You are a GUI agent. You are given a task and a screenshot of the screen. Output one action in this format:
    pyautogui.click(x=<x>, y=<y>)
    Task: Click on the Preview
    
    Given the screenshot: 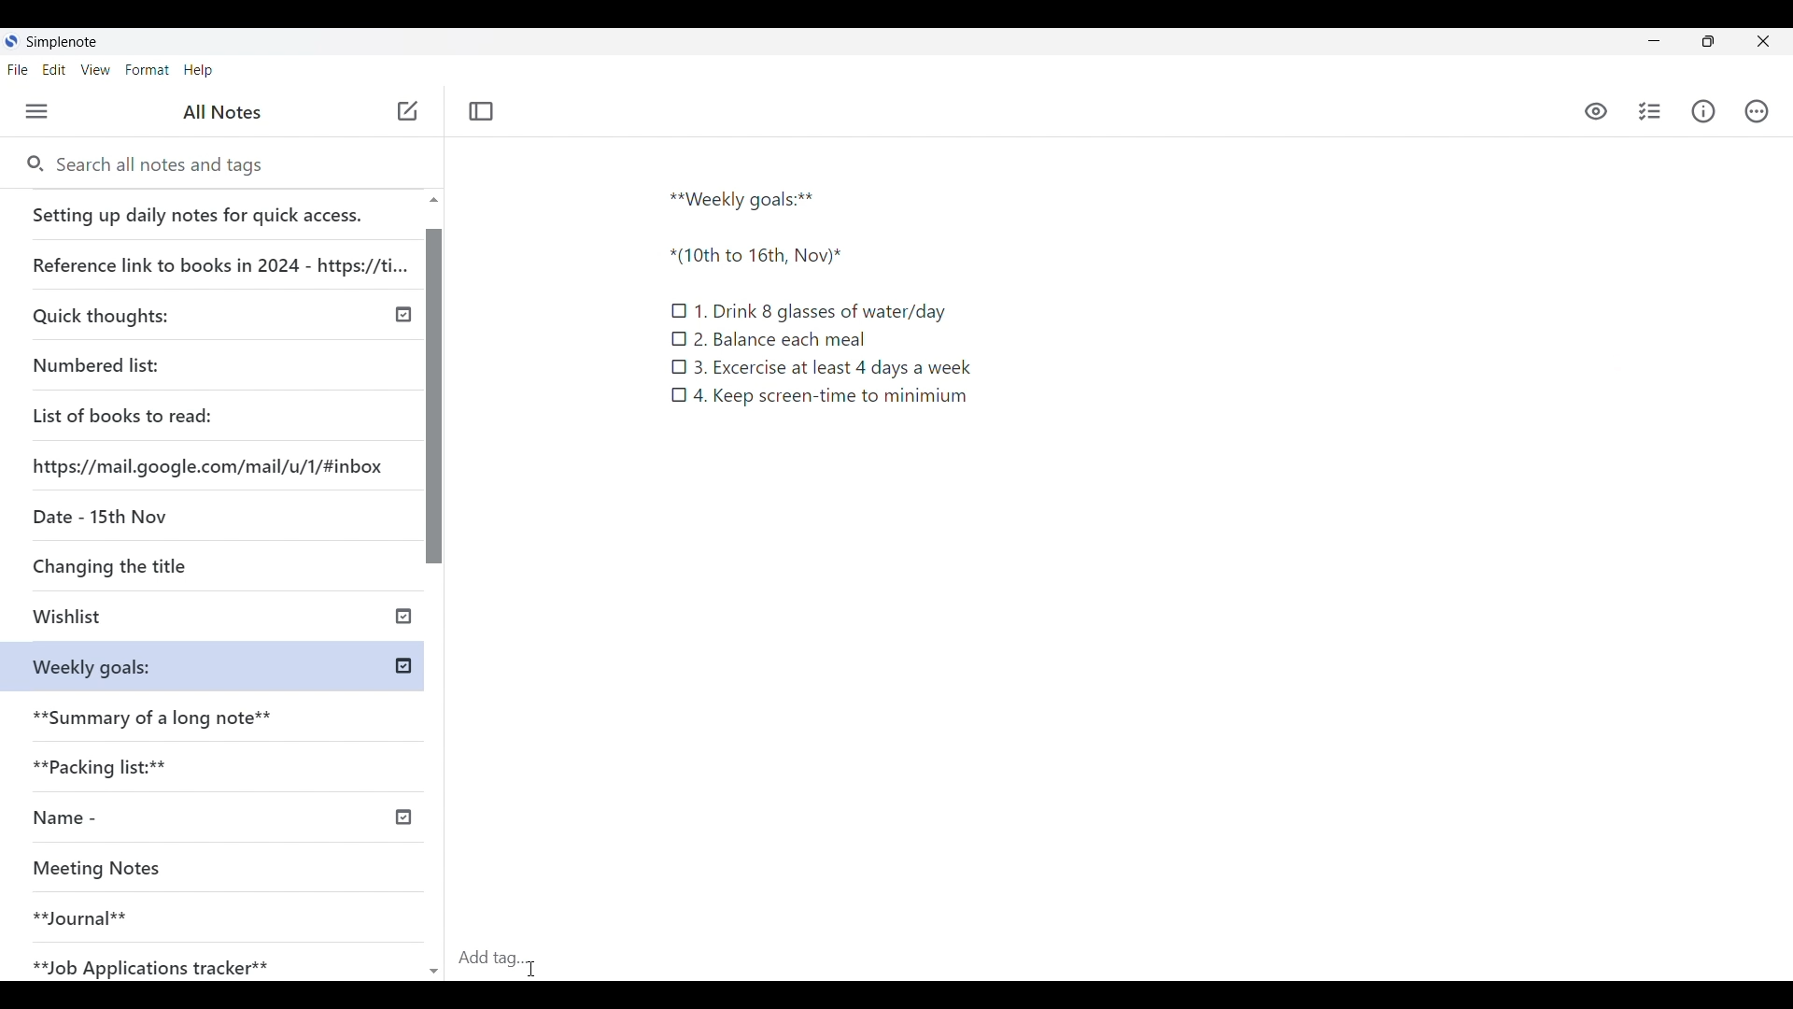 What is the action you would take?
    pyautogui.click(x=1597, y=113)
    